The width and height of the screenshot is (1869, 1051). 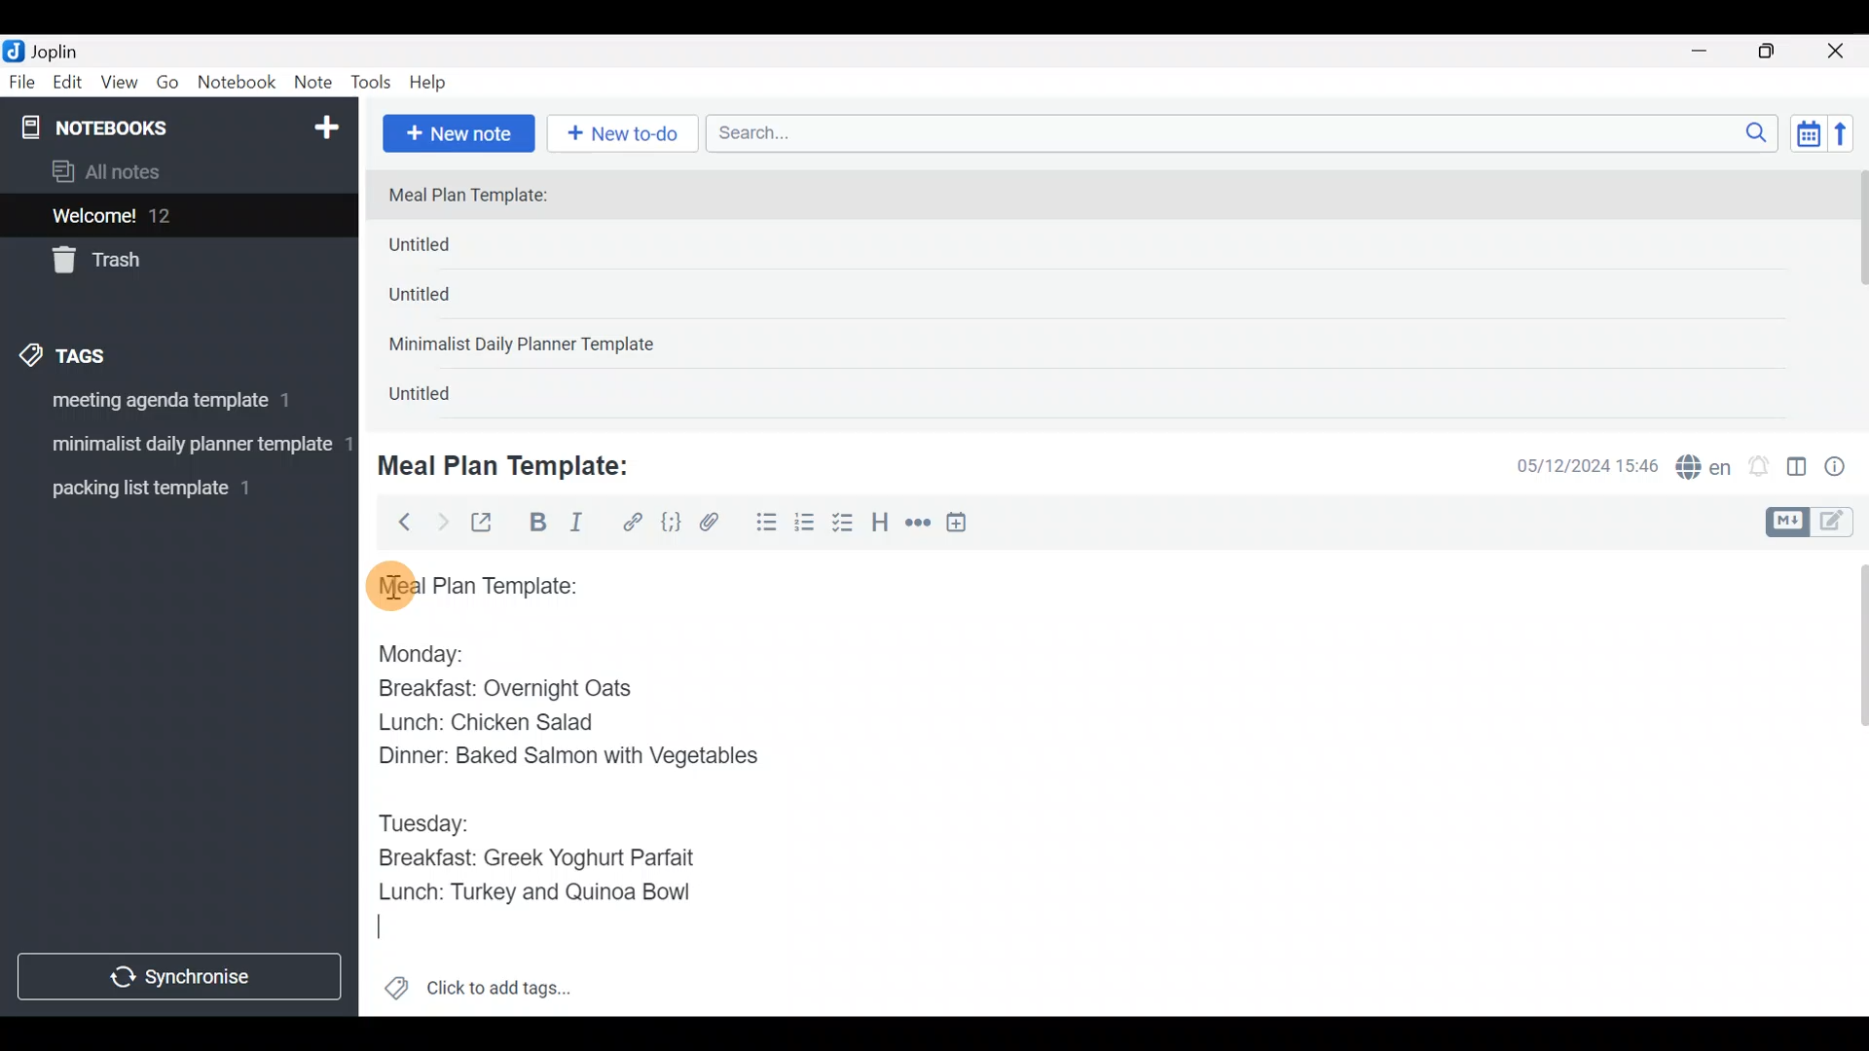 What do you see at coordinates (489, 524) in the screenshot?
I see `Toggle external editing` at bounding box center [489, 524].